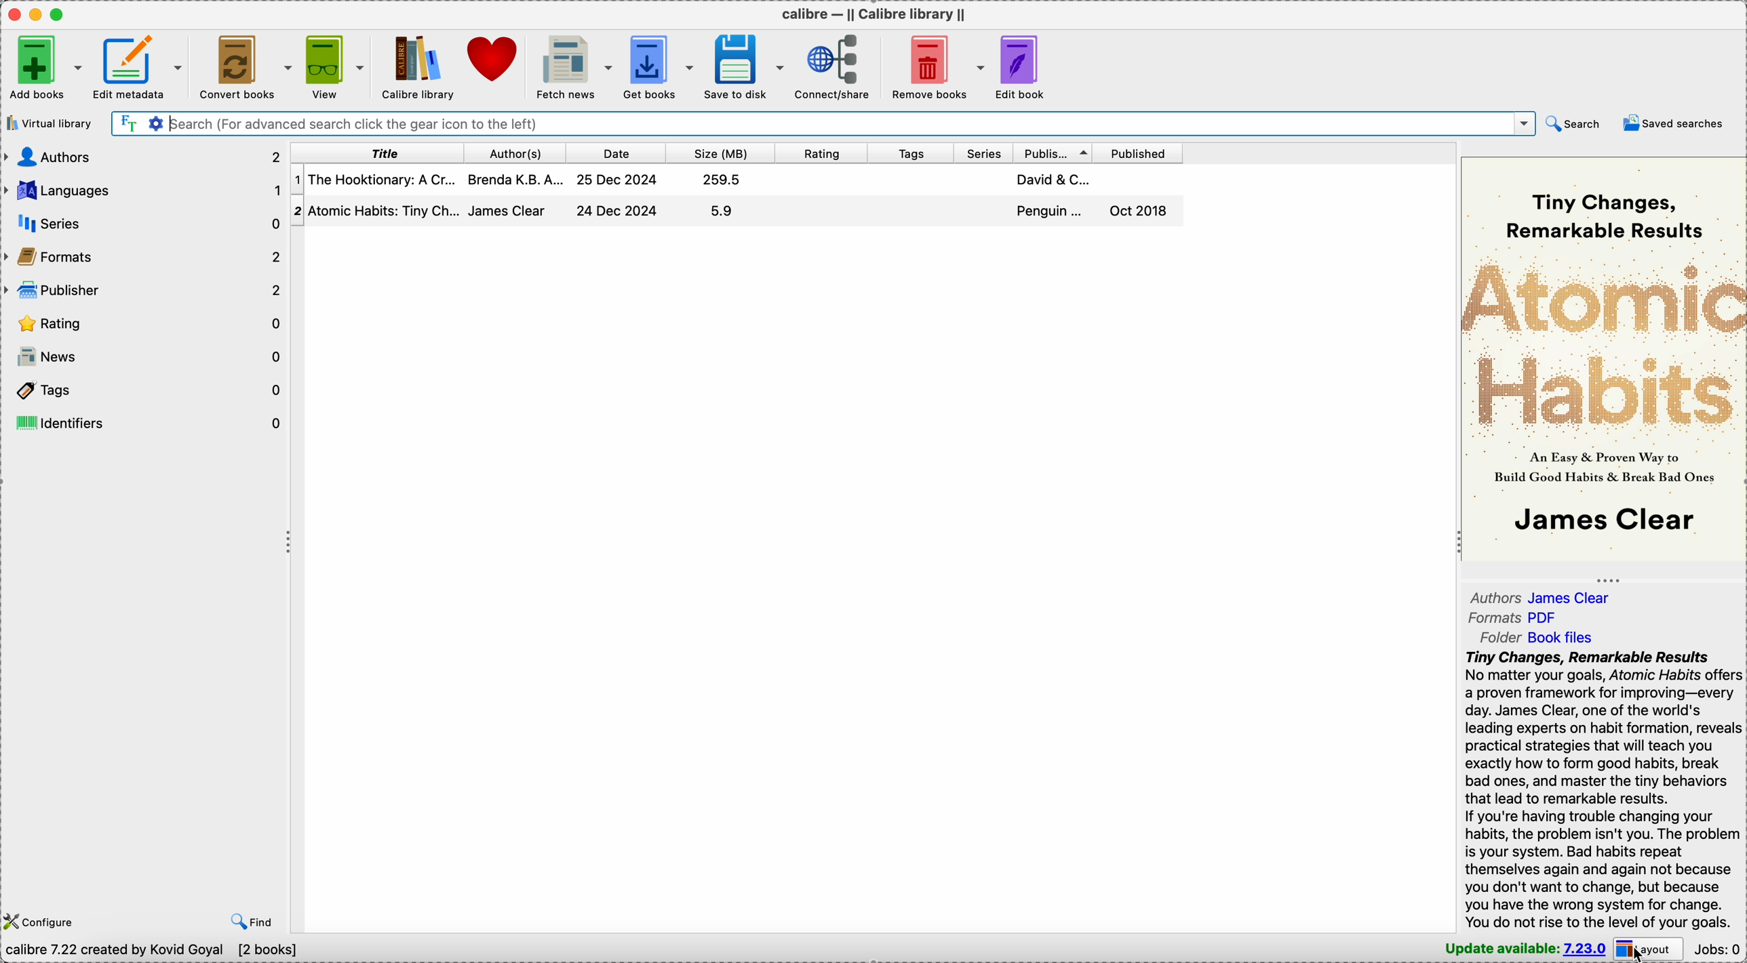  Describe the element at coordinates (154, 952) in the screenshot. I see `calibre 7.22 created by kovid goyal [2 books]` at that location.